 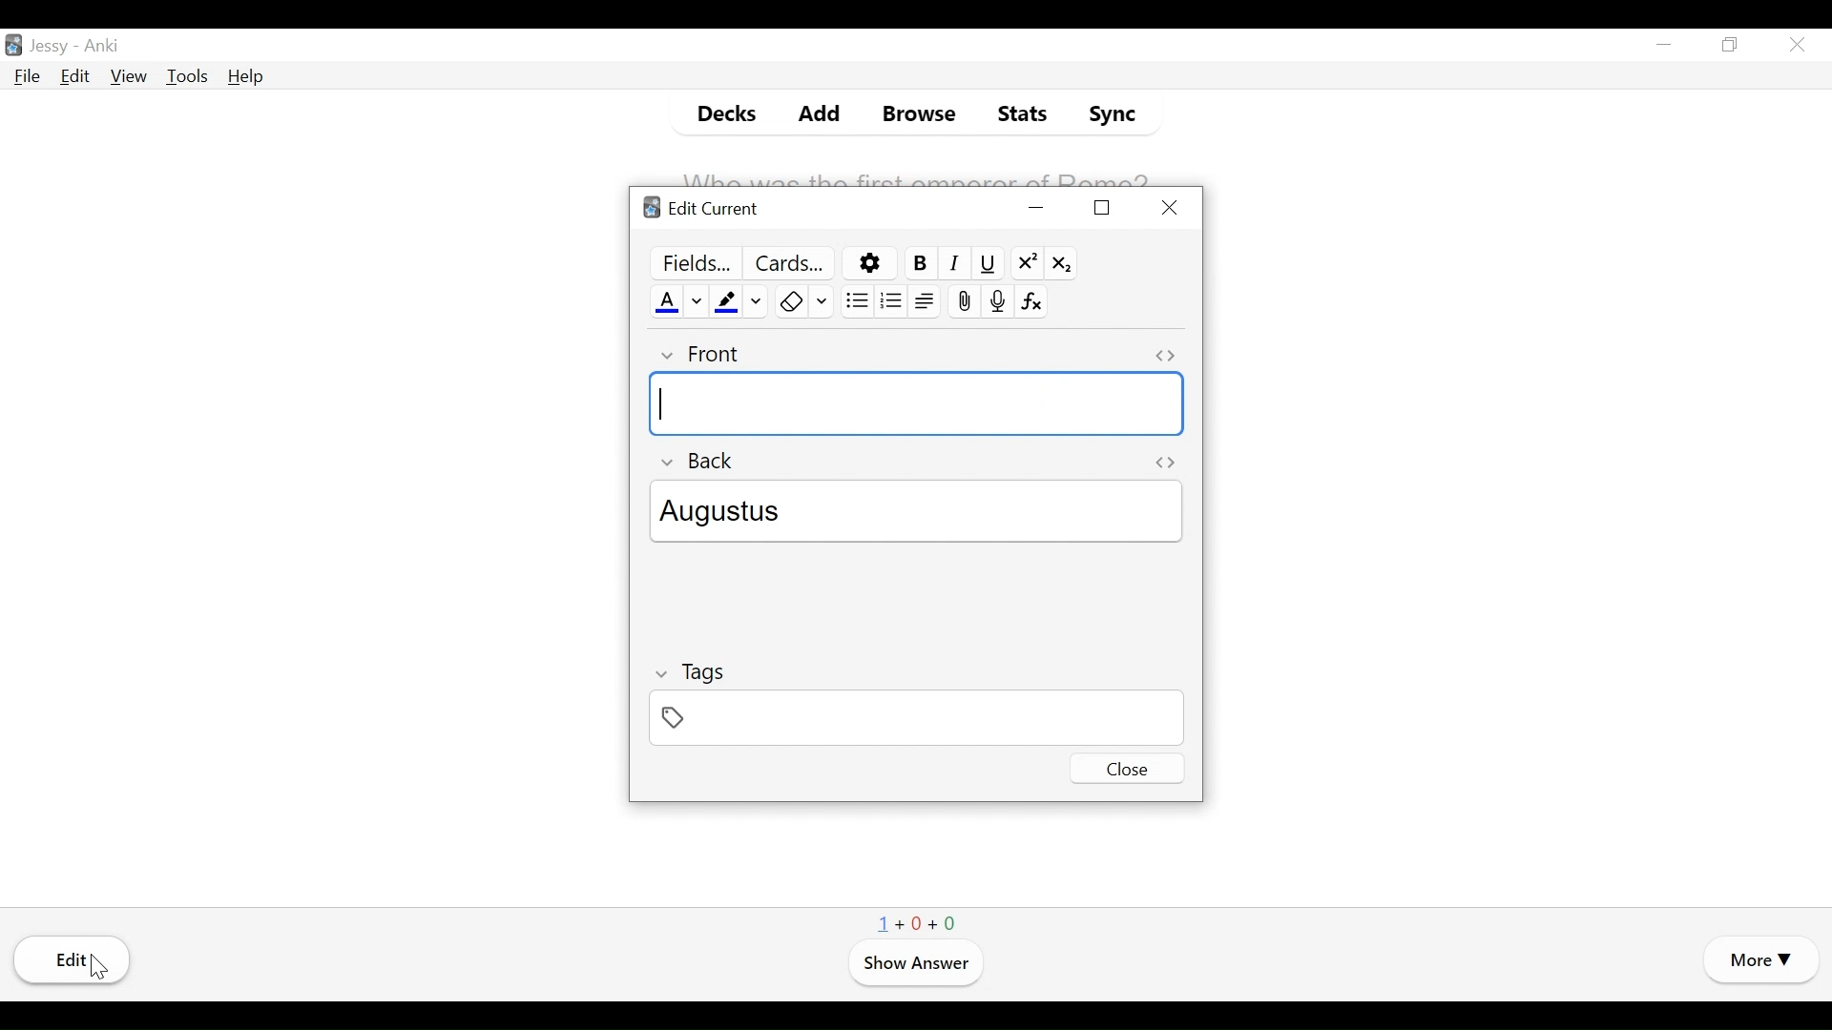 I want to click on Stats, so click(x=1021, y=114).